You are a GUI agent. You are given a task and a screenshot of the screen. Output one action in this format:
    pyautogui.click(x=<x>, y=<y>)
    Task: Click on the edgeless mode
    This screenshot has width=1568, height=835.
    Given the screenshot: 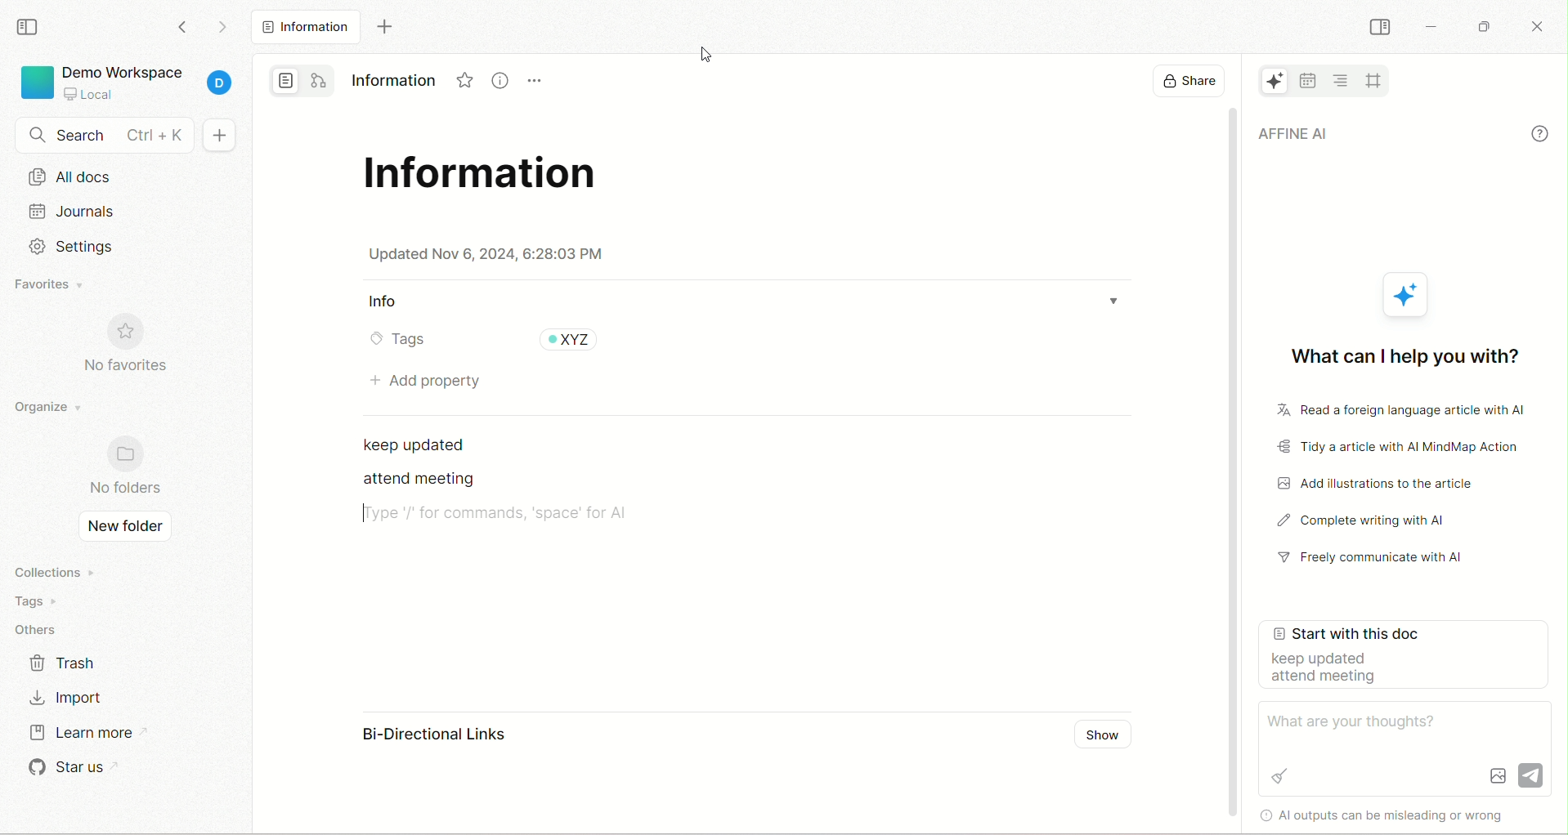 What is the action you would take?
    pyautogui.click(x=320, y=80)
    